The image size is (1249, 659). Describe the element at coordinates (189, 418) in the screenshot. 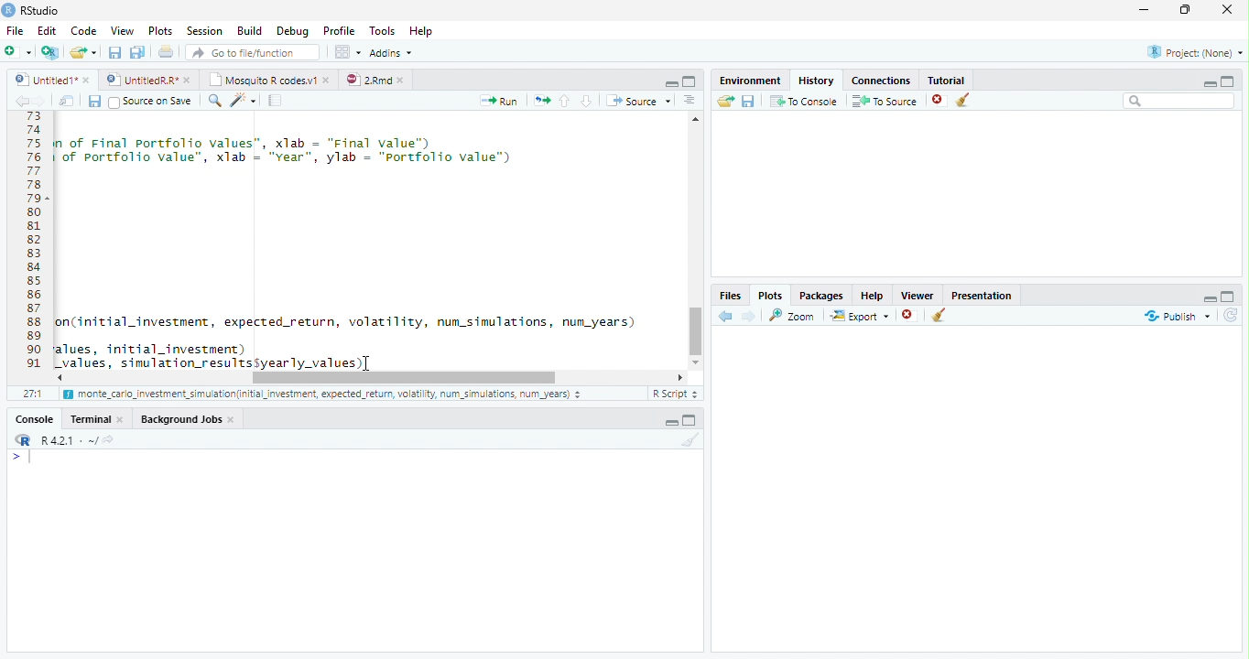

I see `Background Jobs.` at that location.